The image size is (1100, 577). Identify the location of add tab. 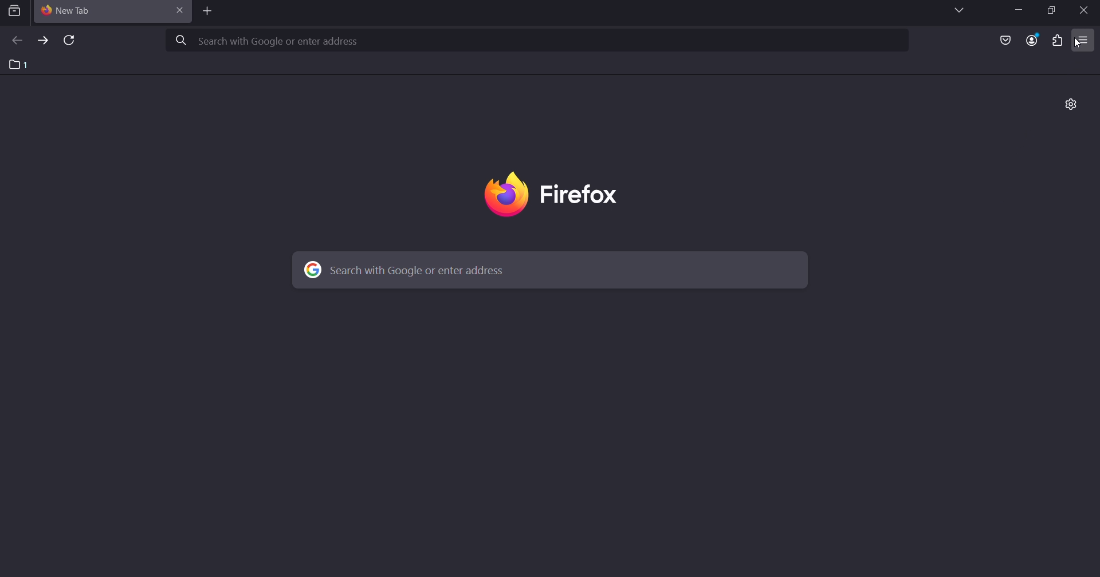
(207, 13).